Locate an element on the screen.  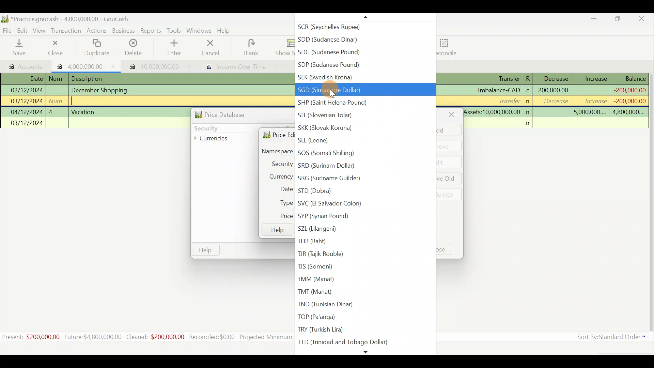
-200,000,000 is located at coordinates (628, 89).